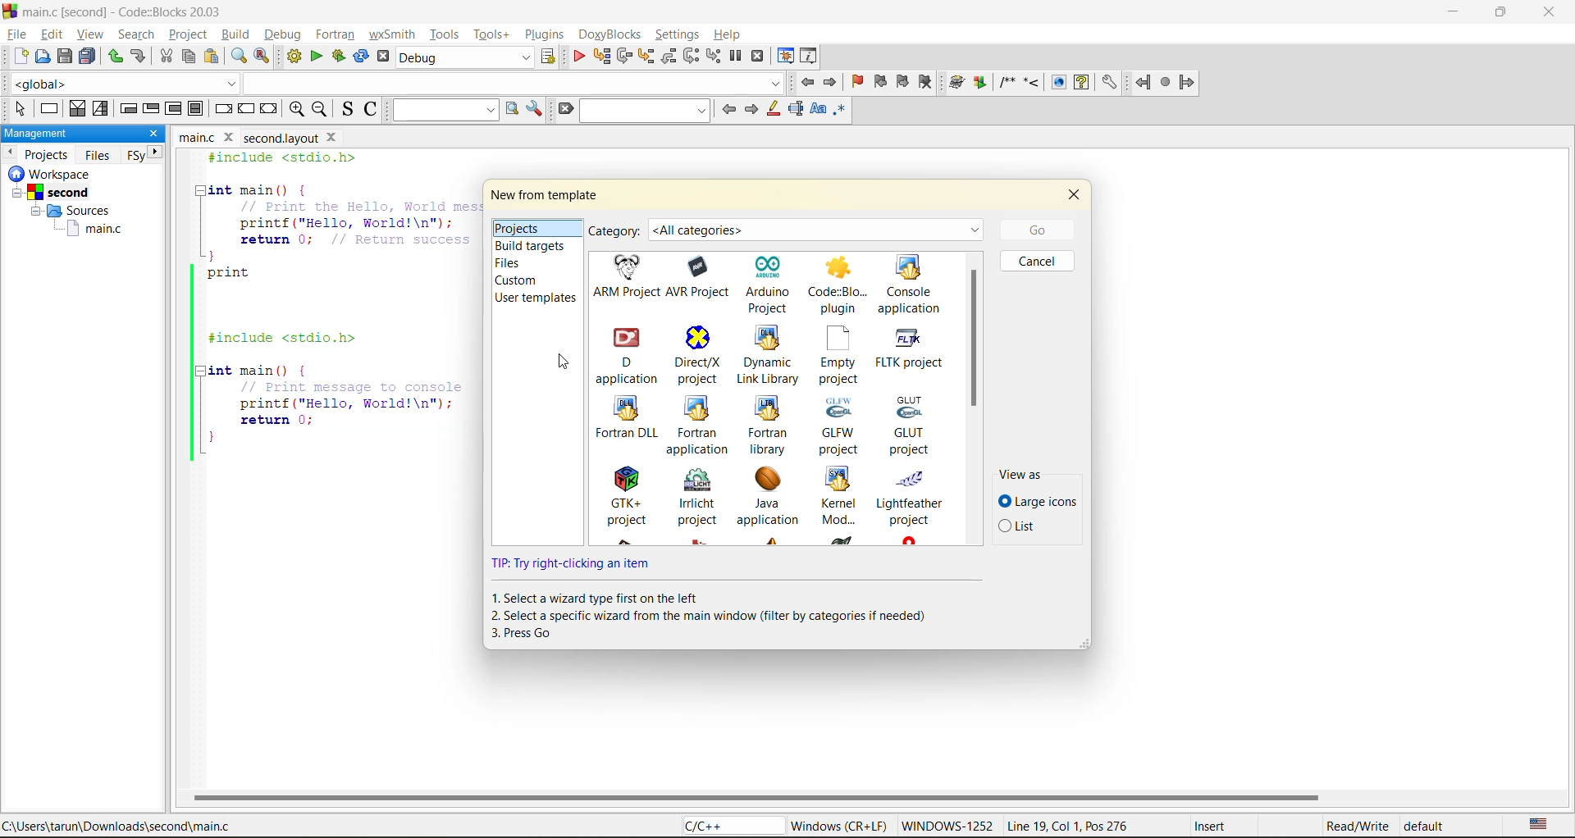 The width and height of the screenshot is (1575, 838). I want to click on tools, so click(446, 32).